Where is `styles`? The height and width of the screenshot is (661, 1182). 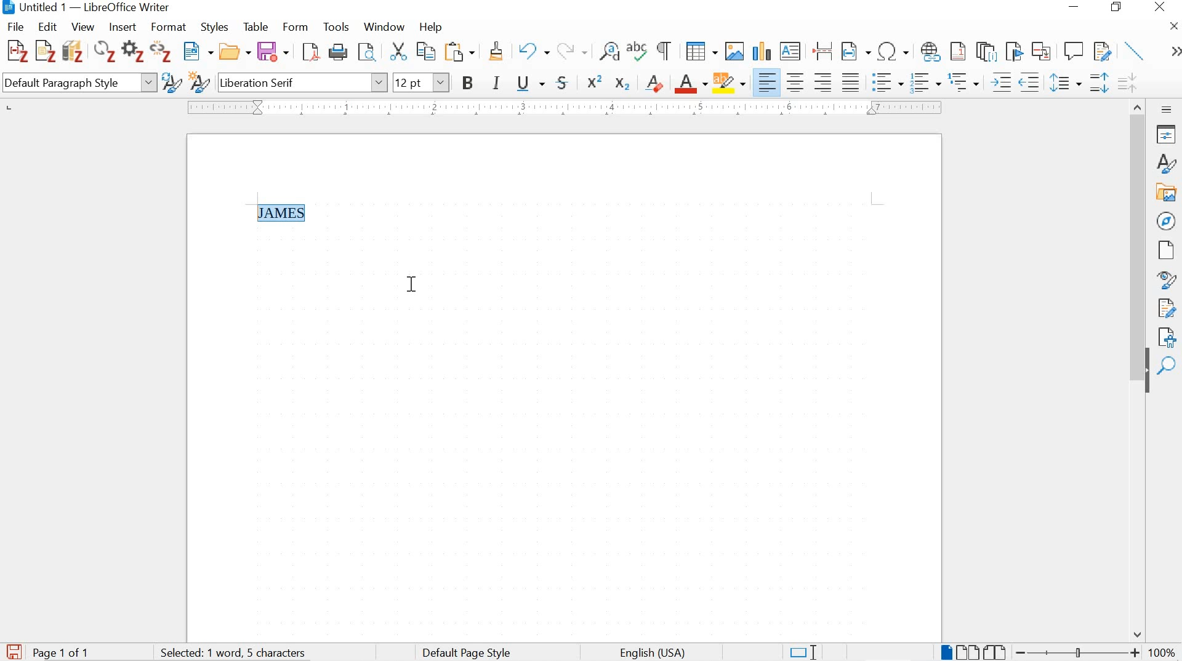 styles is located at coordinates (217, 28).